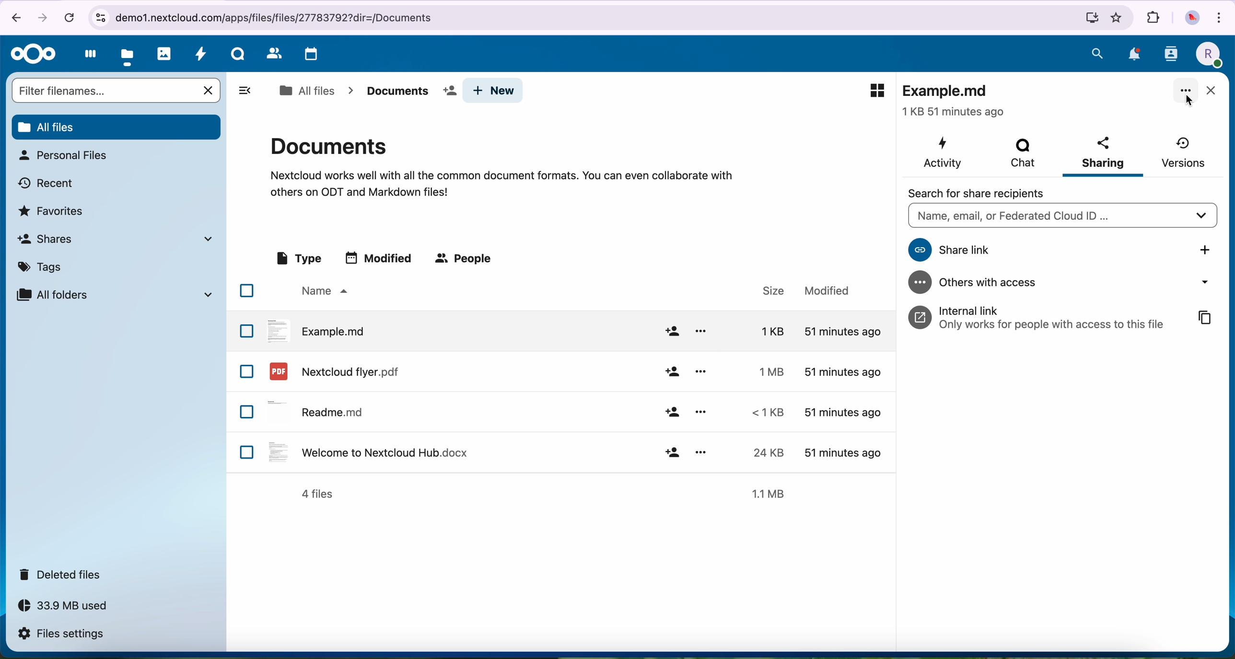 This screenshot has height=659, width=1235. Describe the element at coordinates (1203, 316) in the screenshot. I see `copy` at that location.